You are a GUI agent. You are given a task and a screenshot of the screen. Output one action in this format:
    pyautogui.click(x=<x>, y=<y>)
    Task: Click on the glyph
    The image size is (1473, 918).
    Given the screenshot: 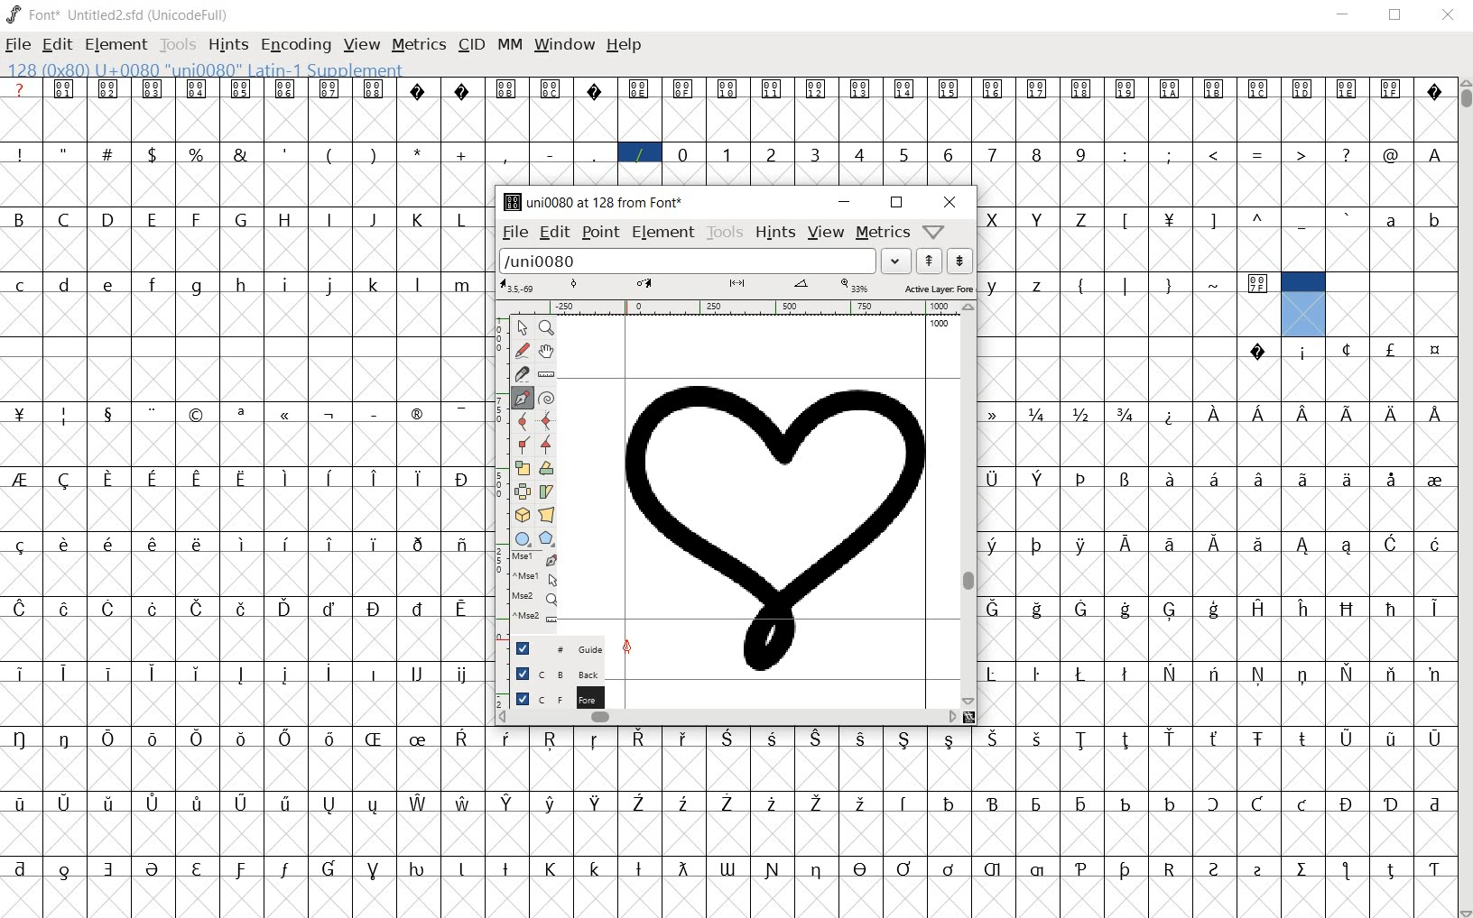 What is the action you would take?
    pyautogui.click(x=63, y=285)
    